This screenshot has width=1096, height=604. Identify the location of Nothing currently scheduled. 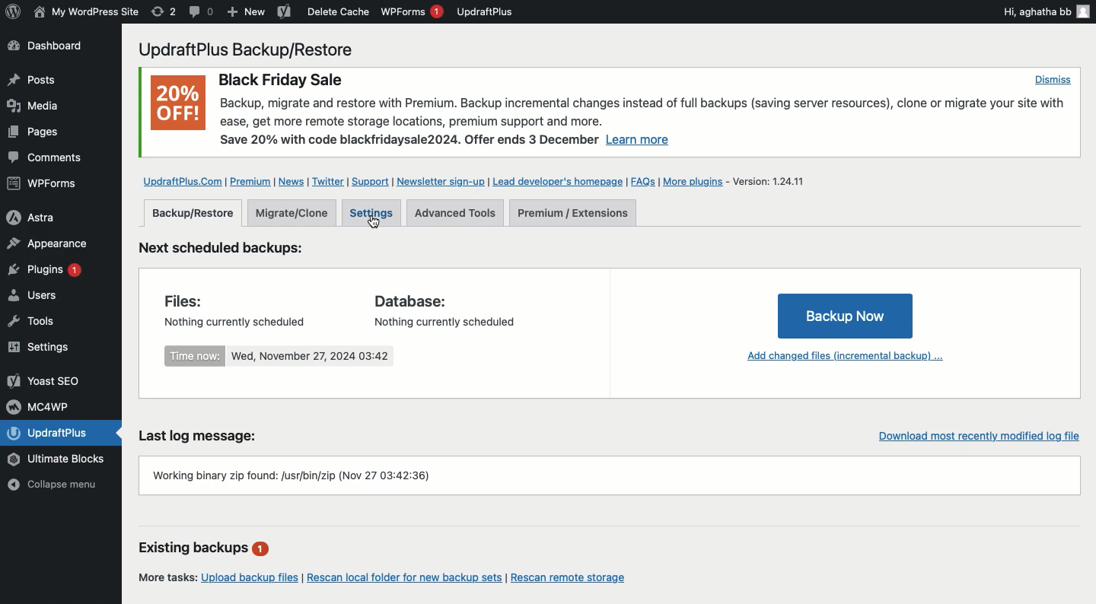
(343, 321).